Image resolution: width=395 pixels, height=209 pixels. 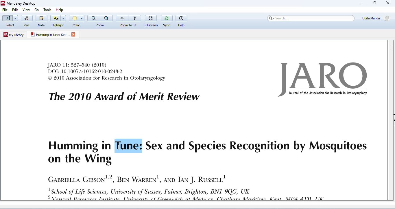 What do you see at coordinates (182, 20) in the screenshot?
I see `help` at bounding box center [182, 20].